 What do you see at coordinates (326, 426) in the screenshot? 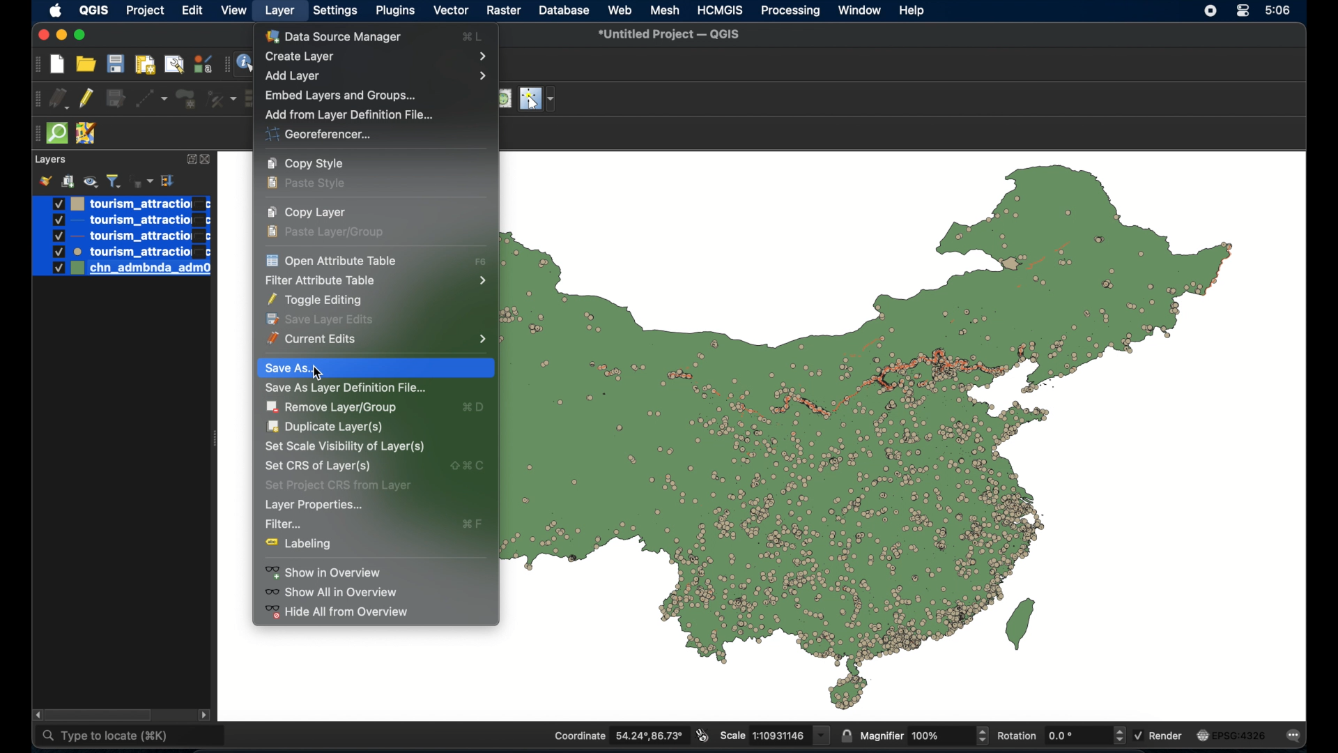
I see `duplicate layers` at bounding box center [326, 426].